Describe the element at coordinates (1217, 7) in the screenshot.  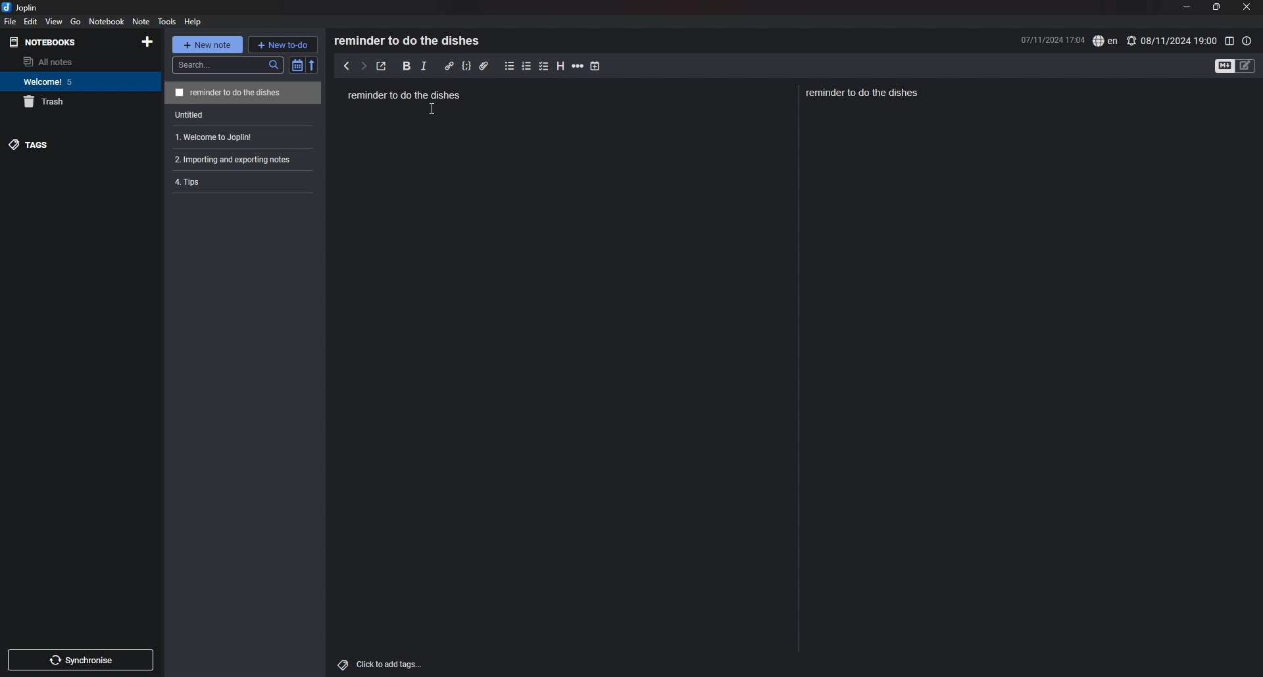
I see `resize` at that location.